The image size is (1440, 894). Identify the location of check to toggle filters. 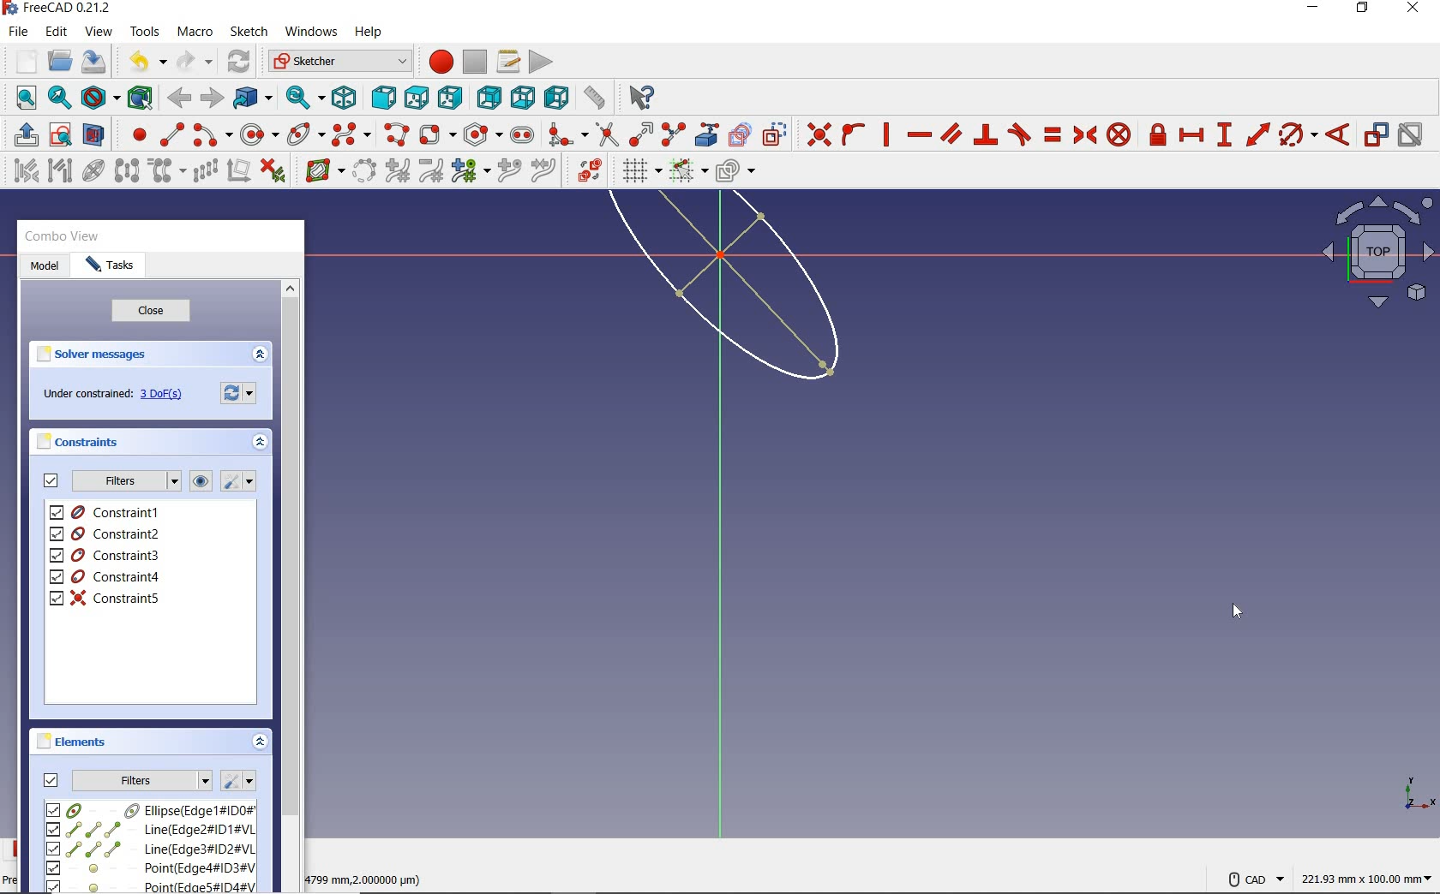
(51, 779).